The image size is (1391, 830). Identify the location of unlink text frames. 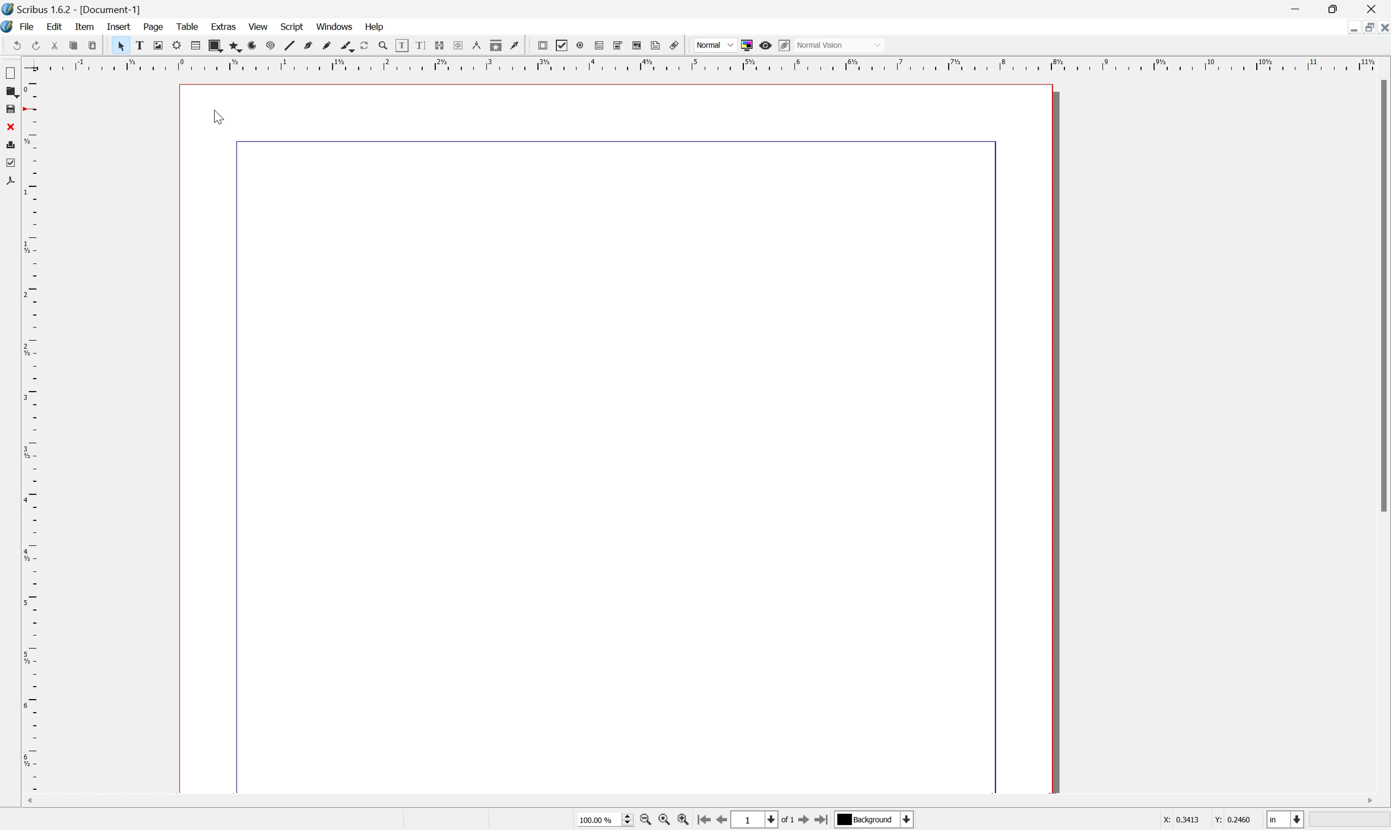
(598, 46).